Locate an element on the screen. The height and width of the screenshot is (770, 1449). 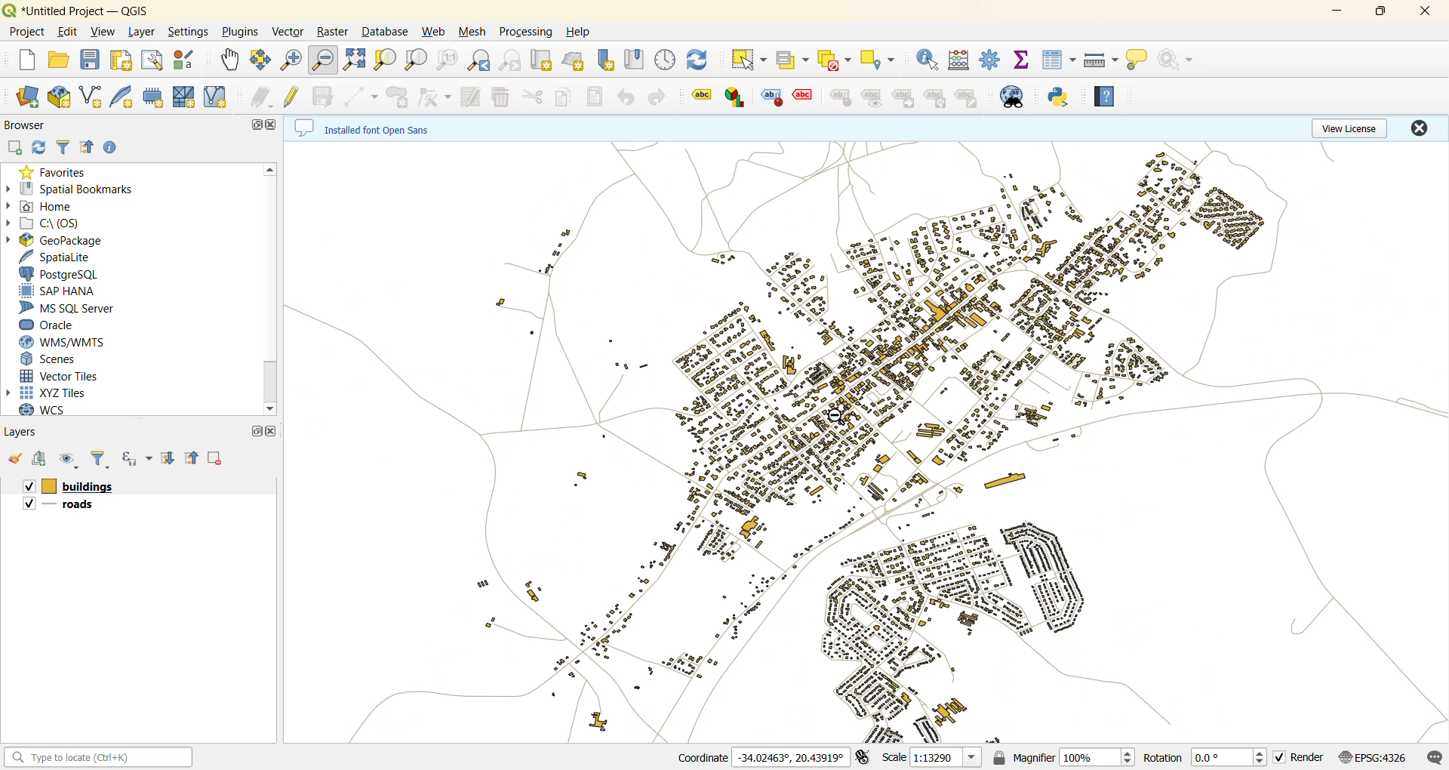
new geopackage layer is located at coordinates (63, 98).